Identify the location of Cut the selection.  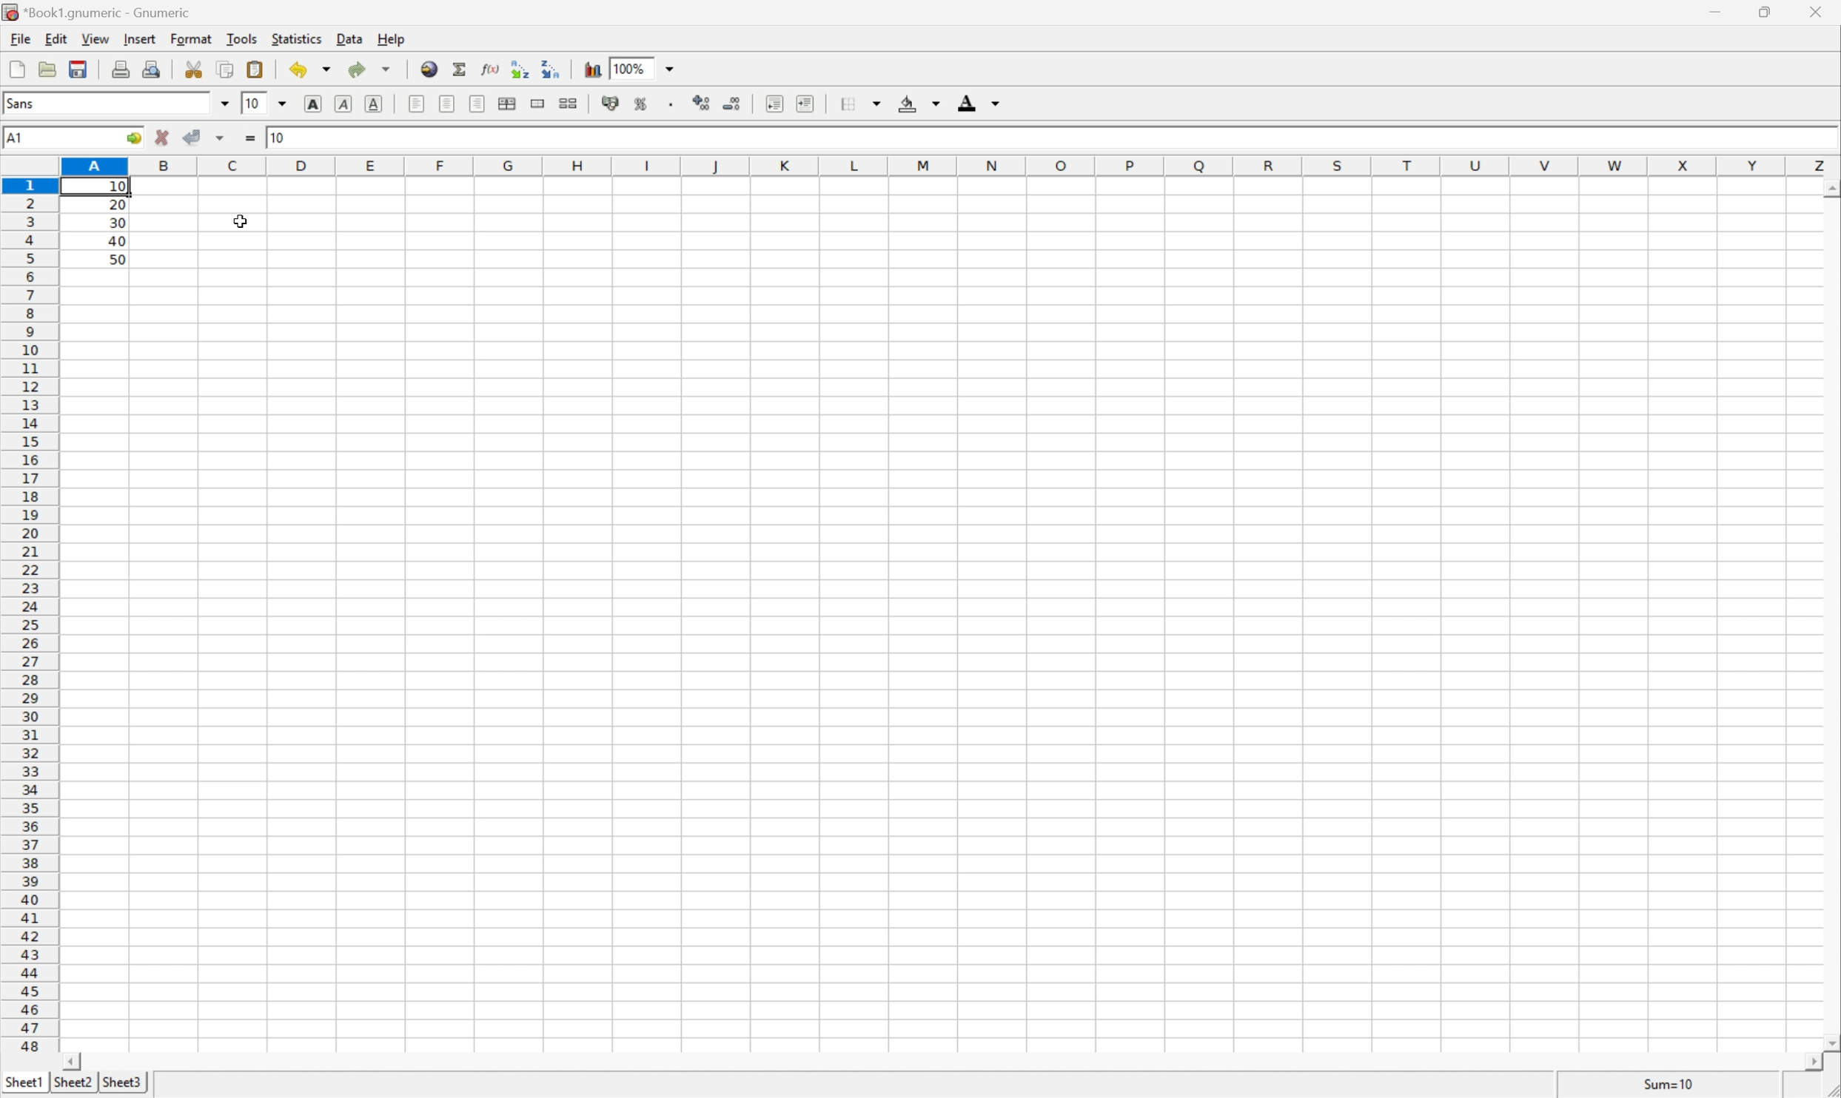
(192, 68).